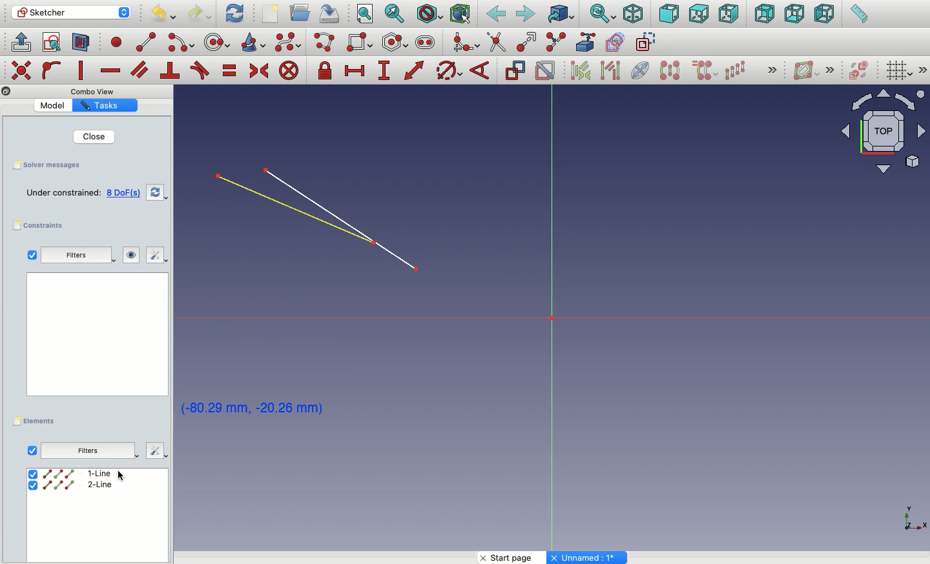  What do you see at coordinates (32, 450) in the screenshot?
I see `View` at bounding box center [32, 450].